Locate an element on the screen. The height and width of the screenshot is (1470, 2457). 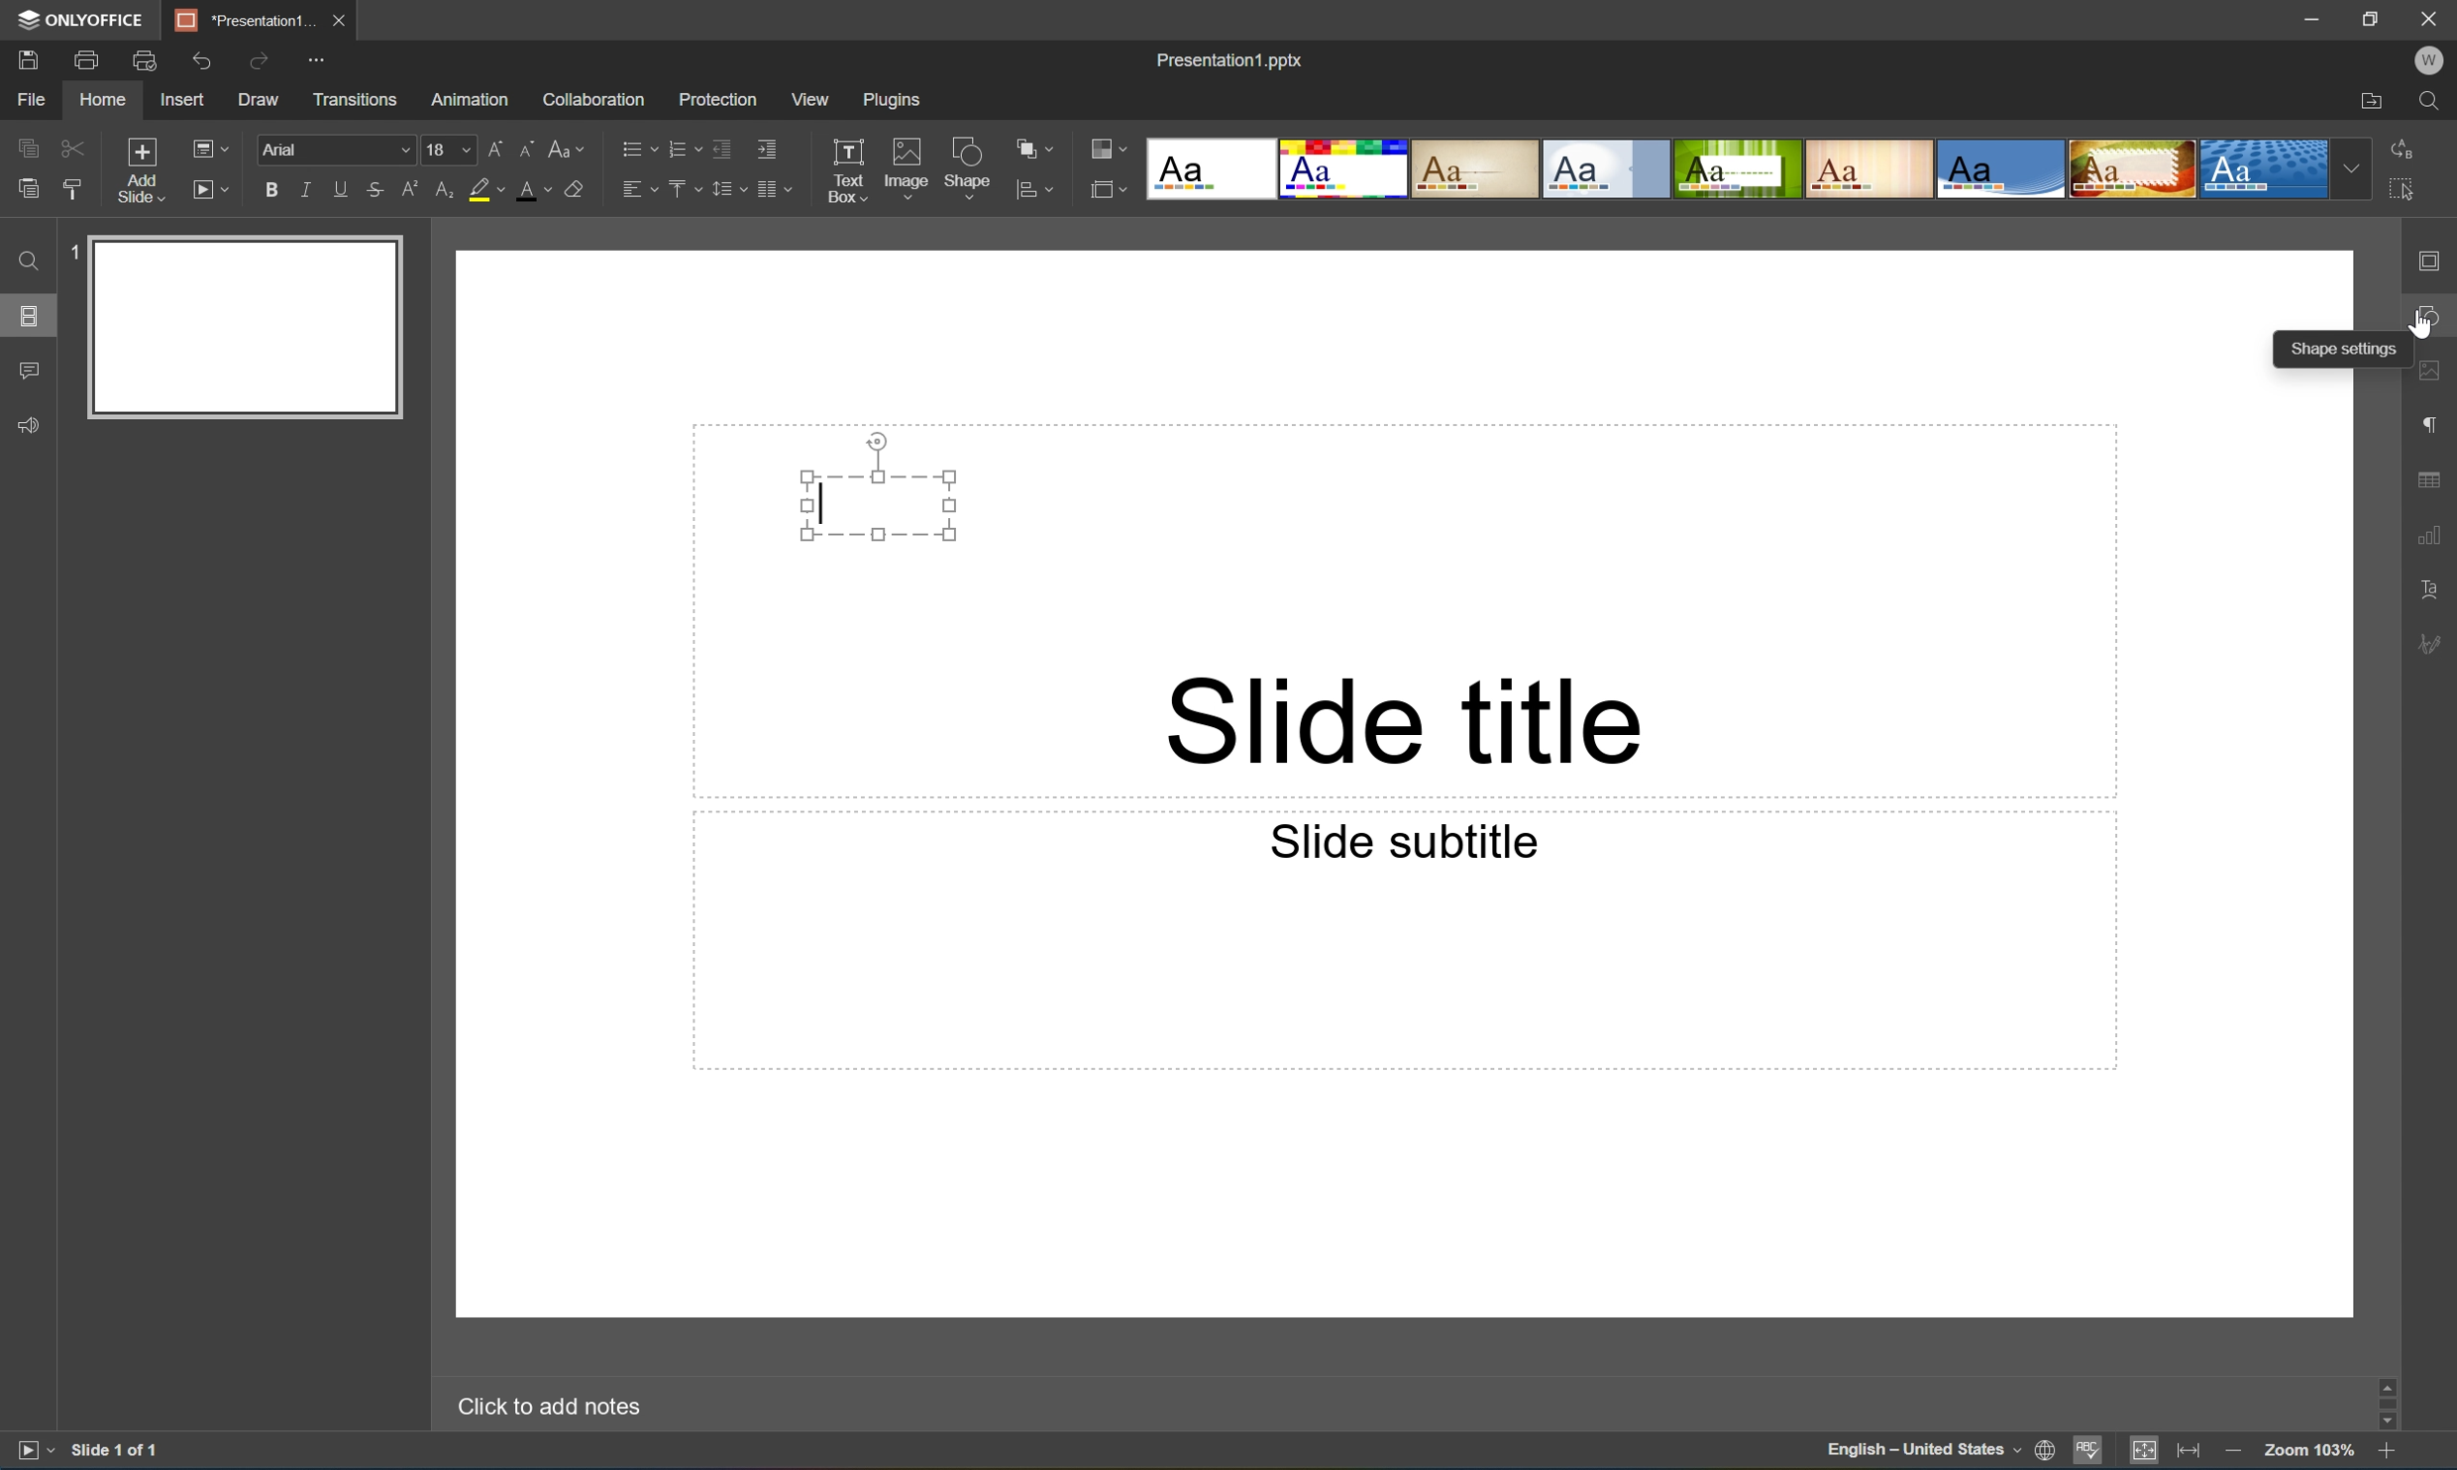
Find is located at coordinates (2437, 102).